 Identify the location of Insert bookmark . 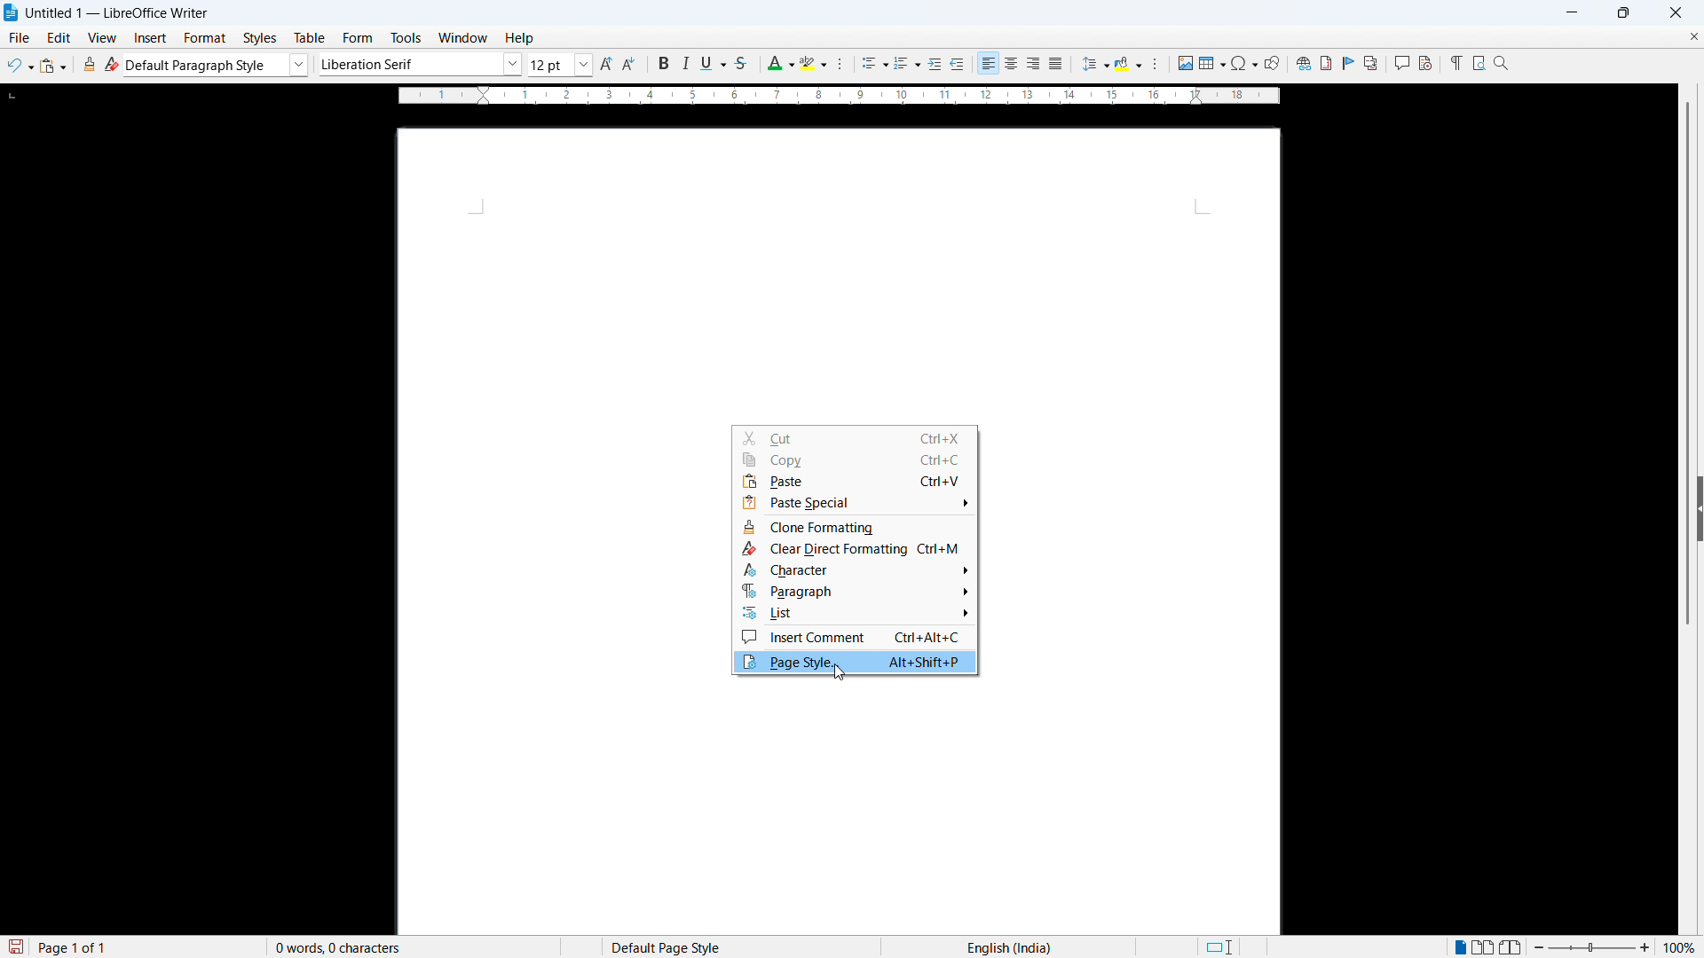
(1349, 62).